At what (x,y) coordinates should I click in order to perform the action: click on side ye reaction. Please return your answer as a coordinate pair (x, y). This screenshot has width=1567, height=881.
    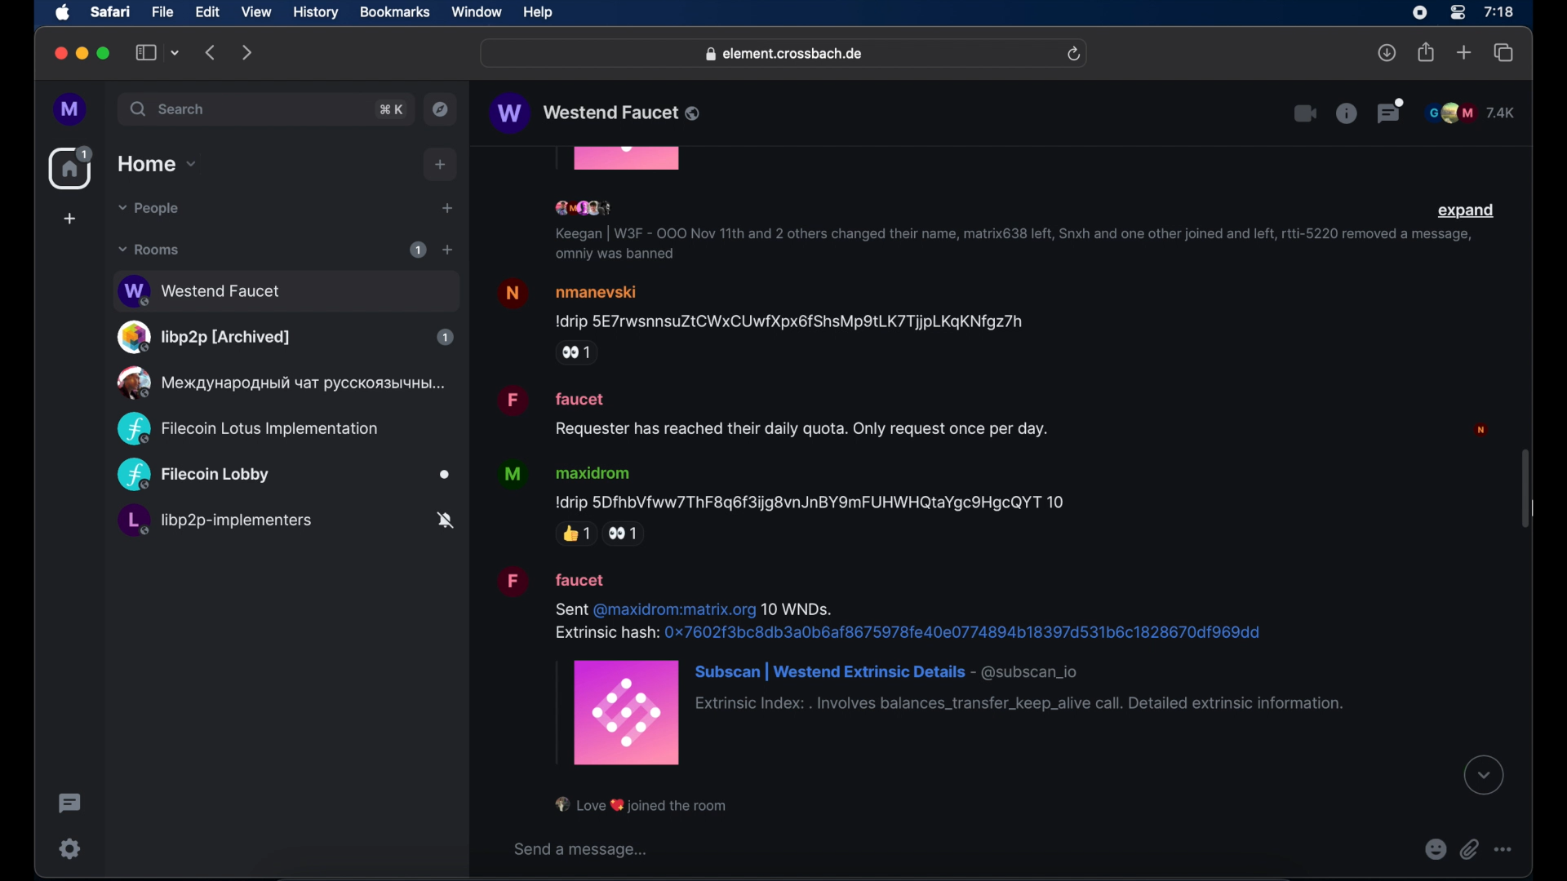
    Looking at the image, I should click on (628, 534).